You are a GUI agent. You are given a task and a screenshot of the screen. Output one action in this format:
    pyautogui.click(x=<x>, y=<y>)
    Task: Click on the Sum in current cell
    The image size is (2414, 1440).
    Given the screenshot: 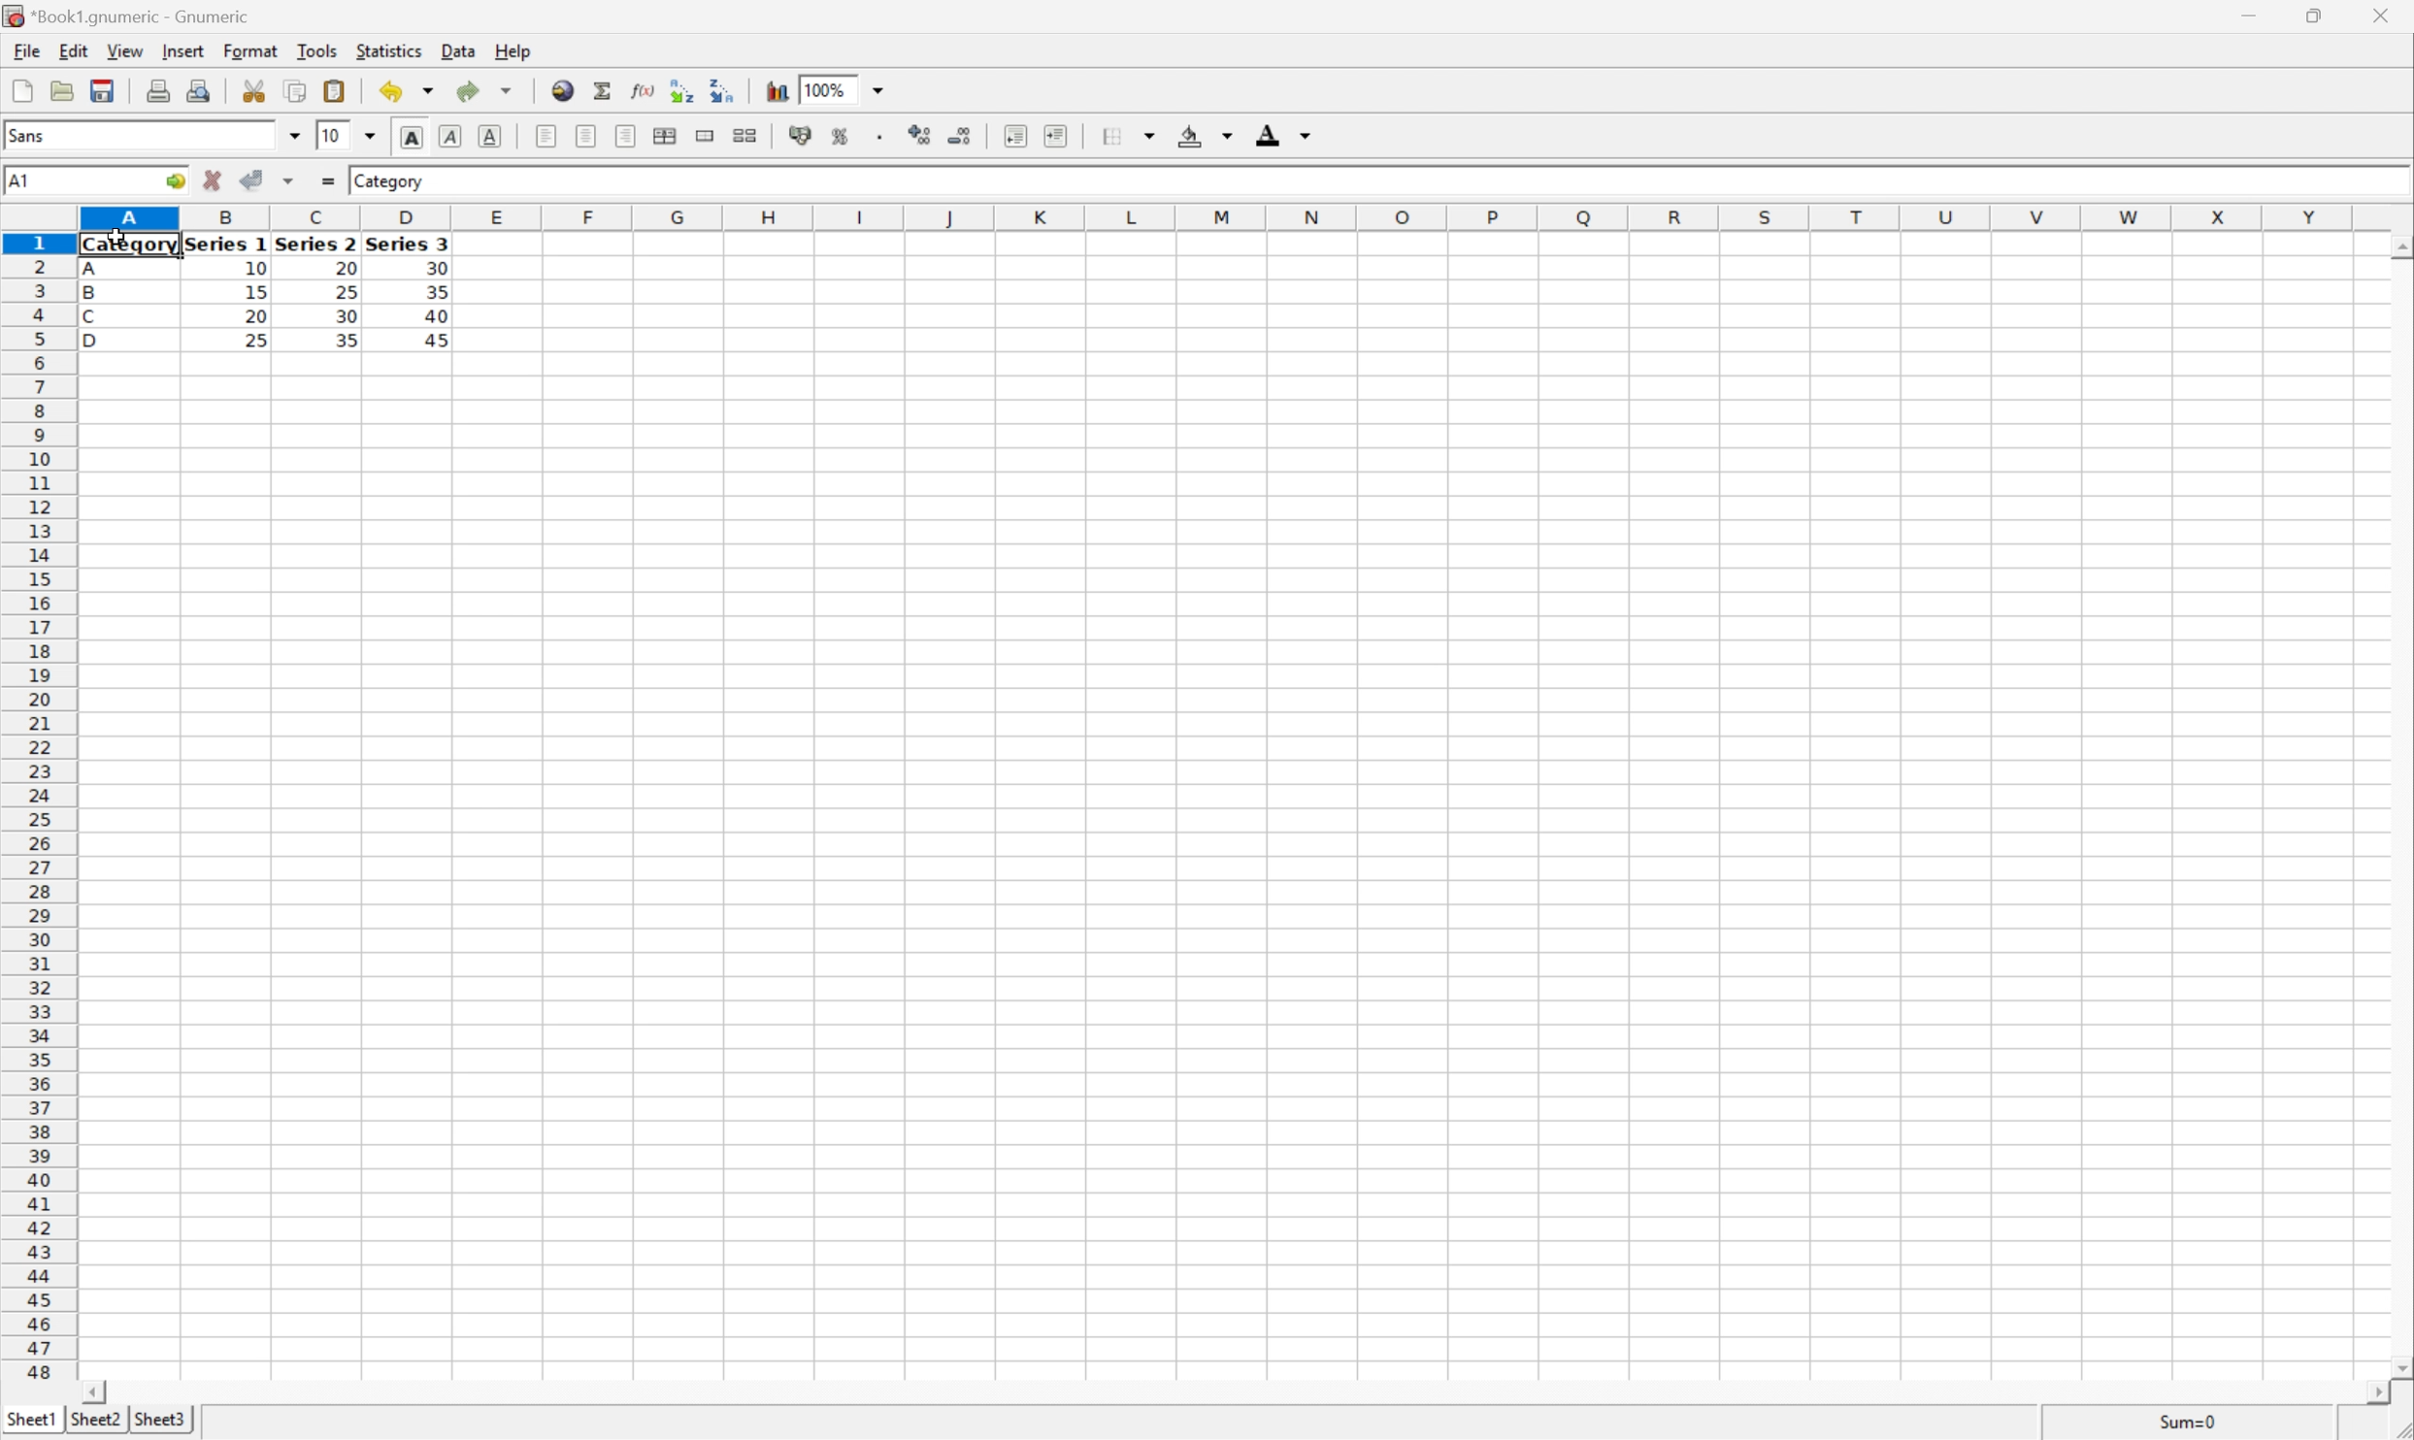 What is the action you would take?
    pyautogui.click(x=605, y=90)
    